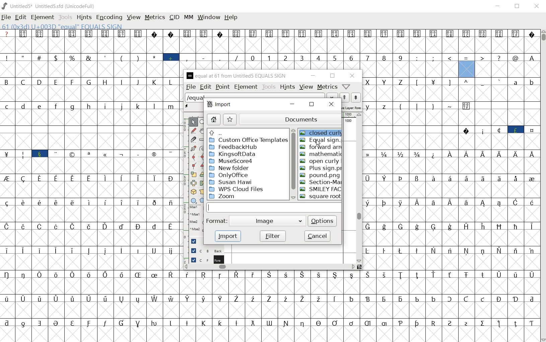  Describe the element at coordinates (229, 175) in the screenshot. I see `ONLYOFFICE` at that location.